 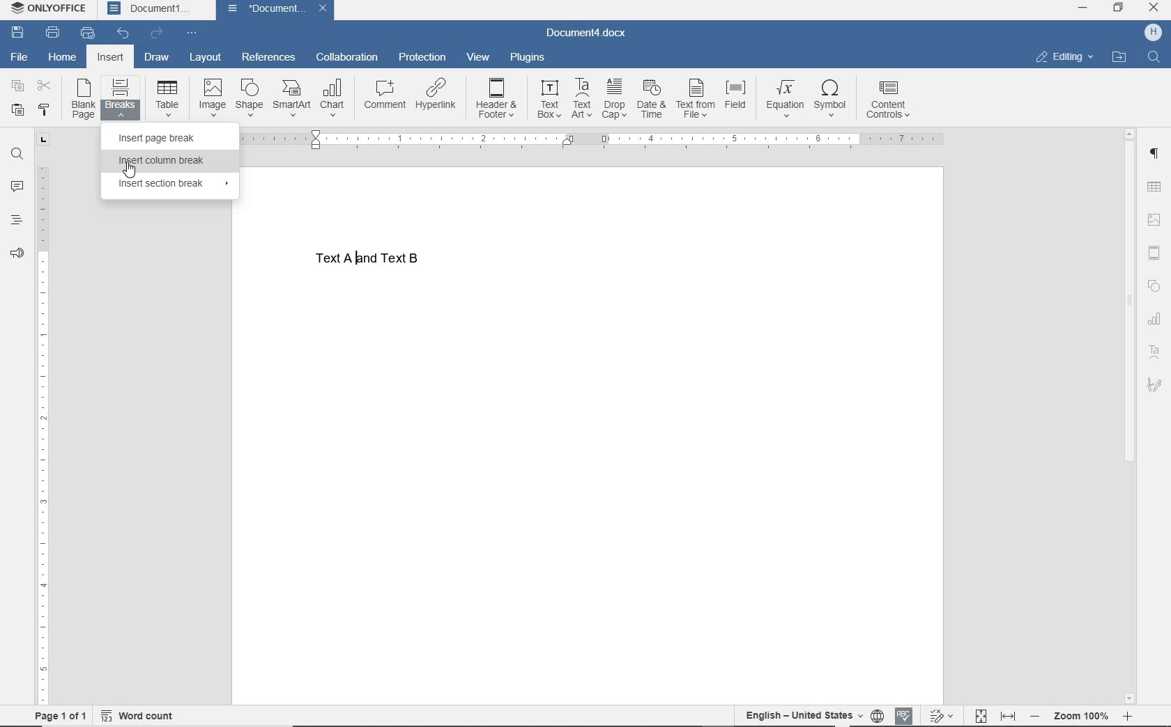 I want to click on PLUGINS, so click(x=528, y=58).